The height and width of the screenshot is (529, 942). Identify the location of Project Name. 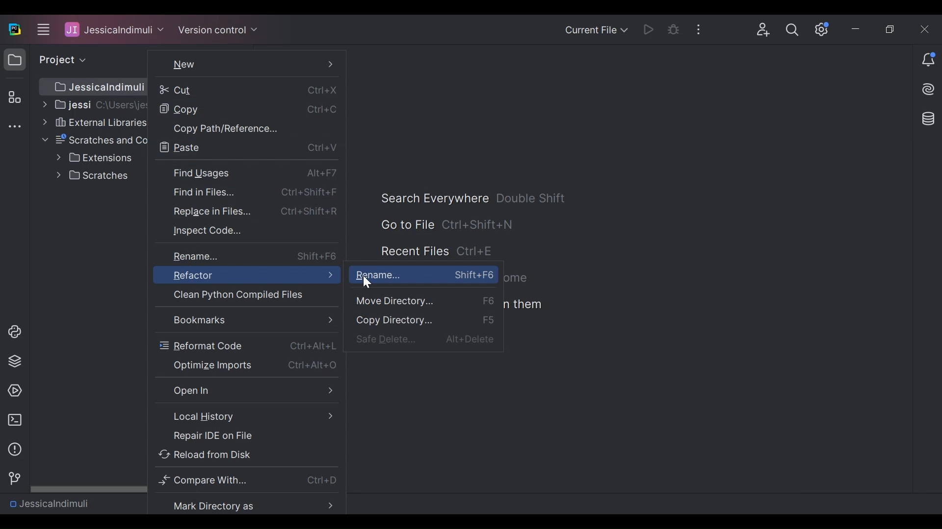
(114, 29).